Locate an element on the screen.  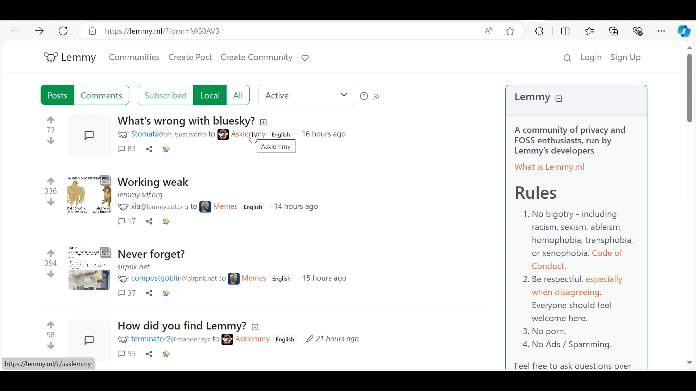
 is located at coordinates (688, 361).